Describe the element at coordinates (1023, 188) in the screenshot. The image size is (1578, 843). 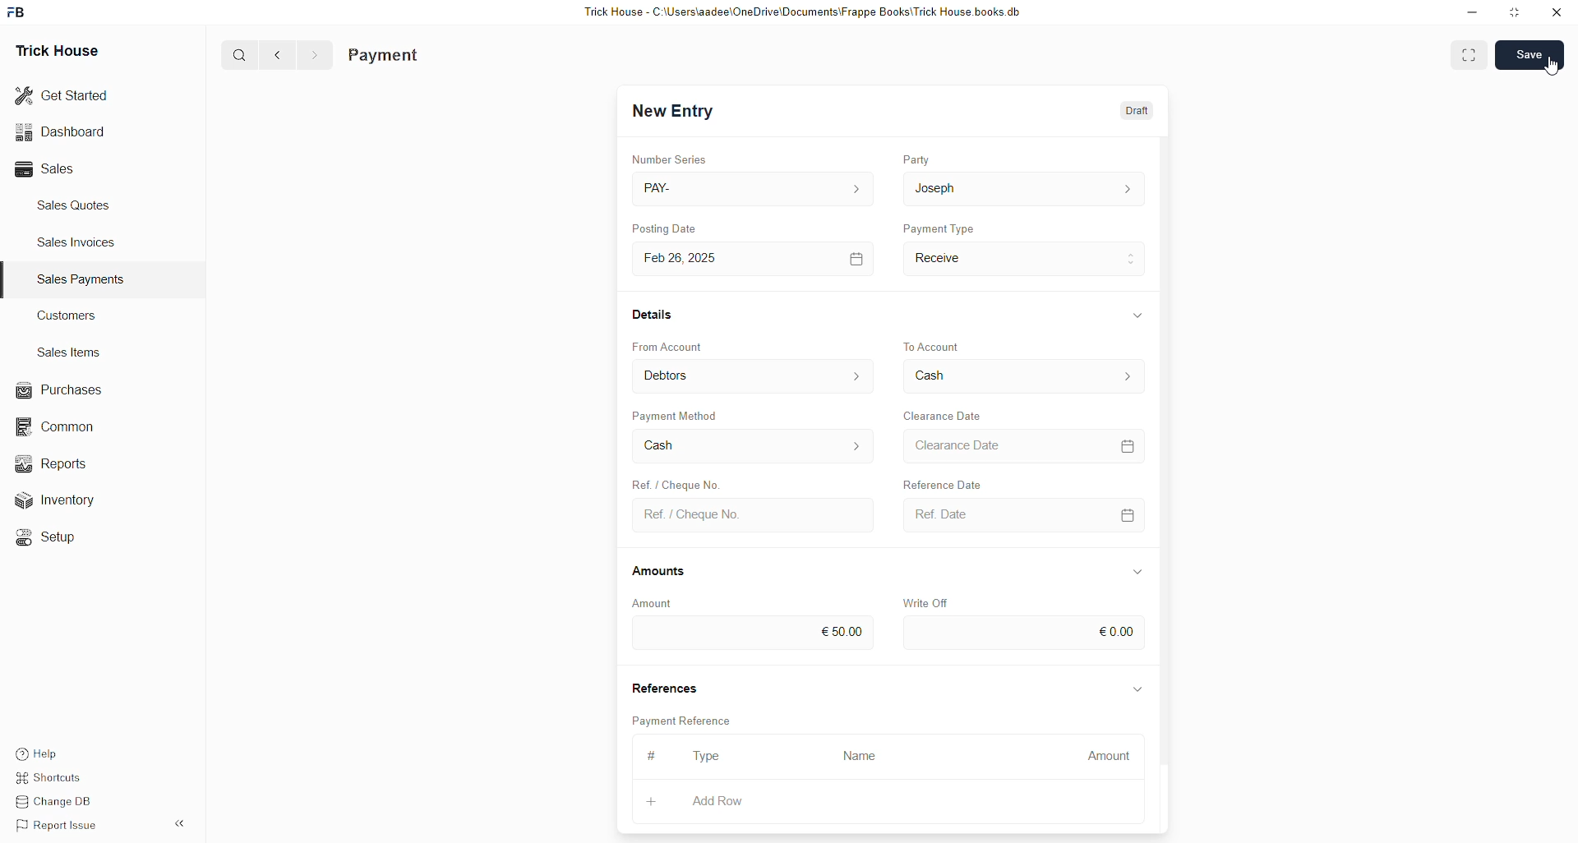
I see `Josep` at that location.